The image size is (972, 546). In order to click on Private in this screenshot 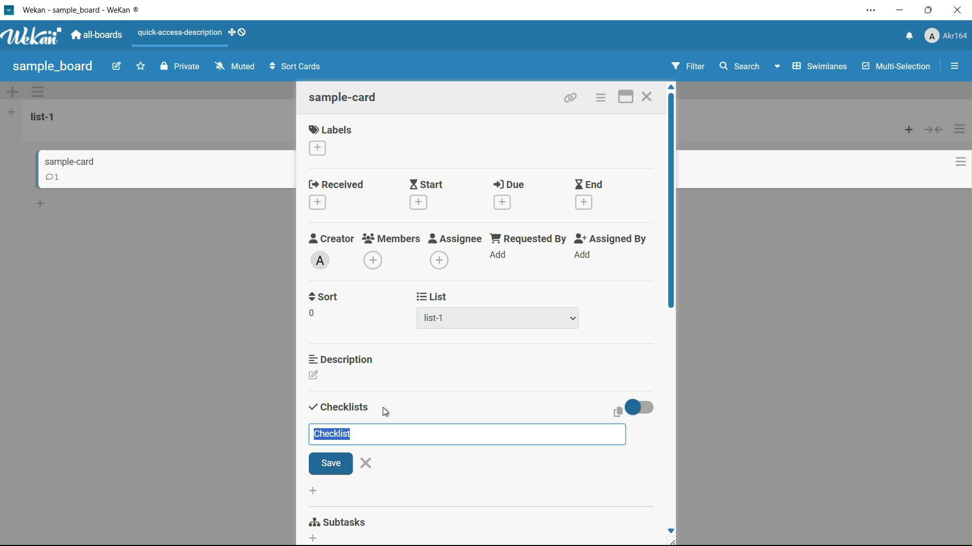, I will do `click(178, 66)`.